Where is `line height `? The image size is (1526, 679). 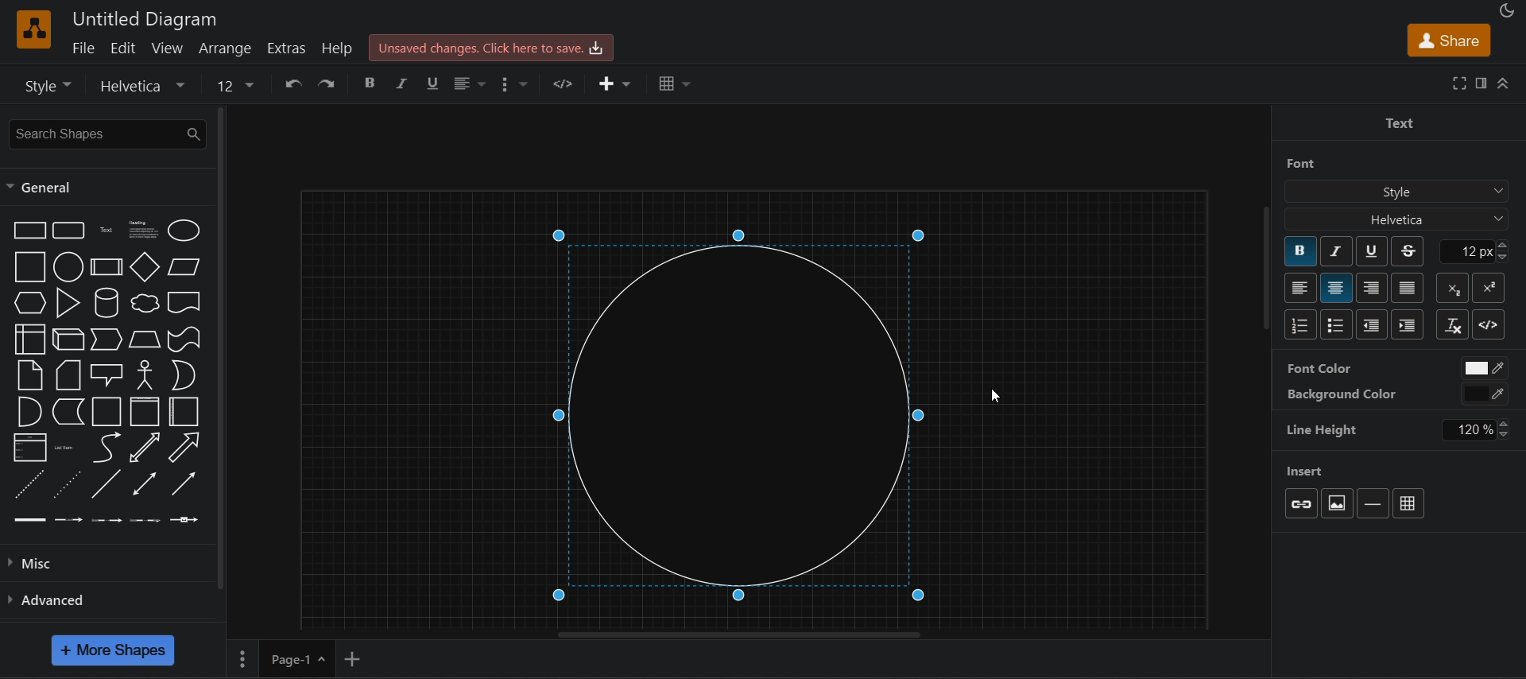 line height  is located at coordinates (1332, 433).